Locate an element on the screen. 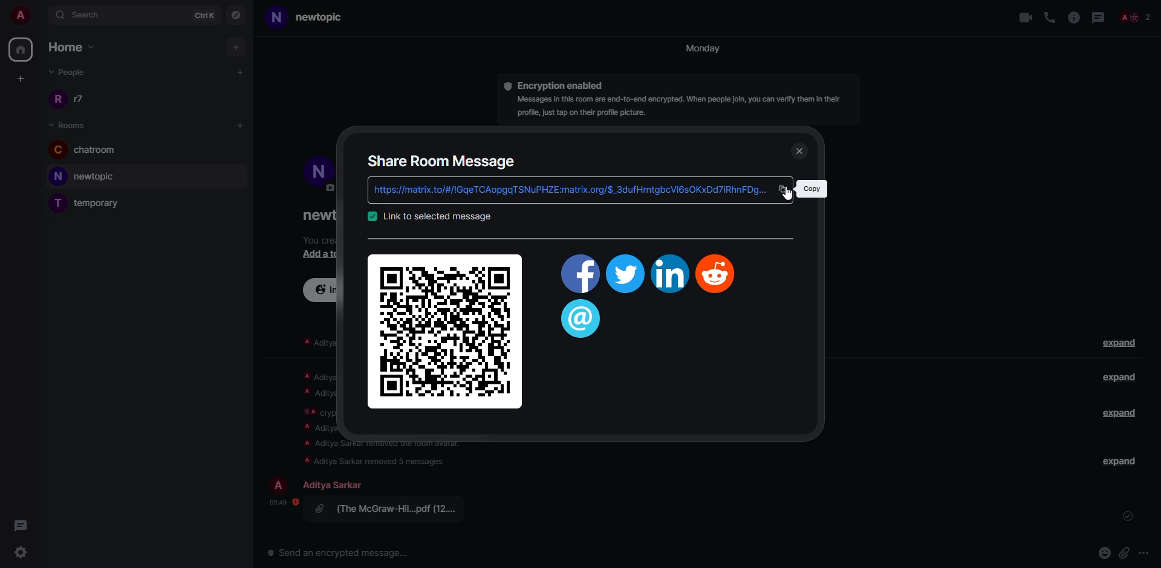 The height and width of the screenshot is (568, 1161). temporary is located at coordinates (93, 202).